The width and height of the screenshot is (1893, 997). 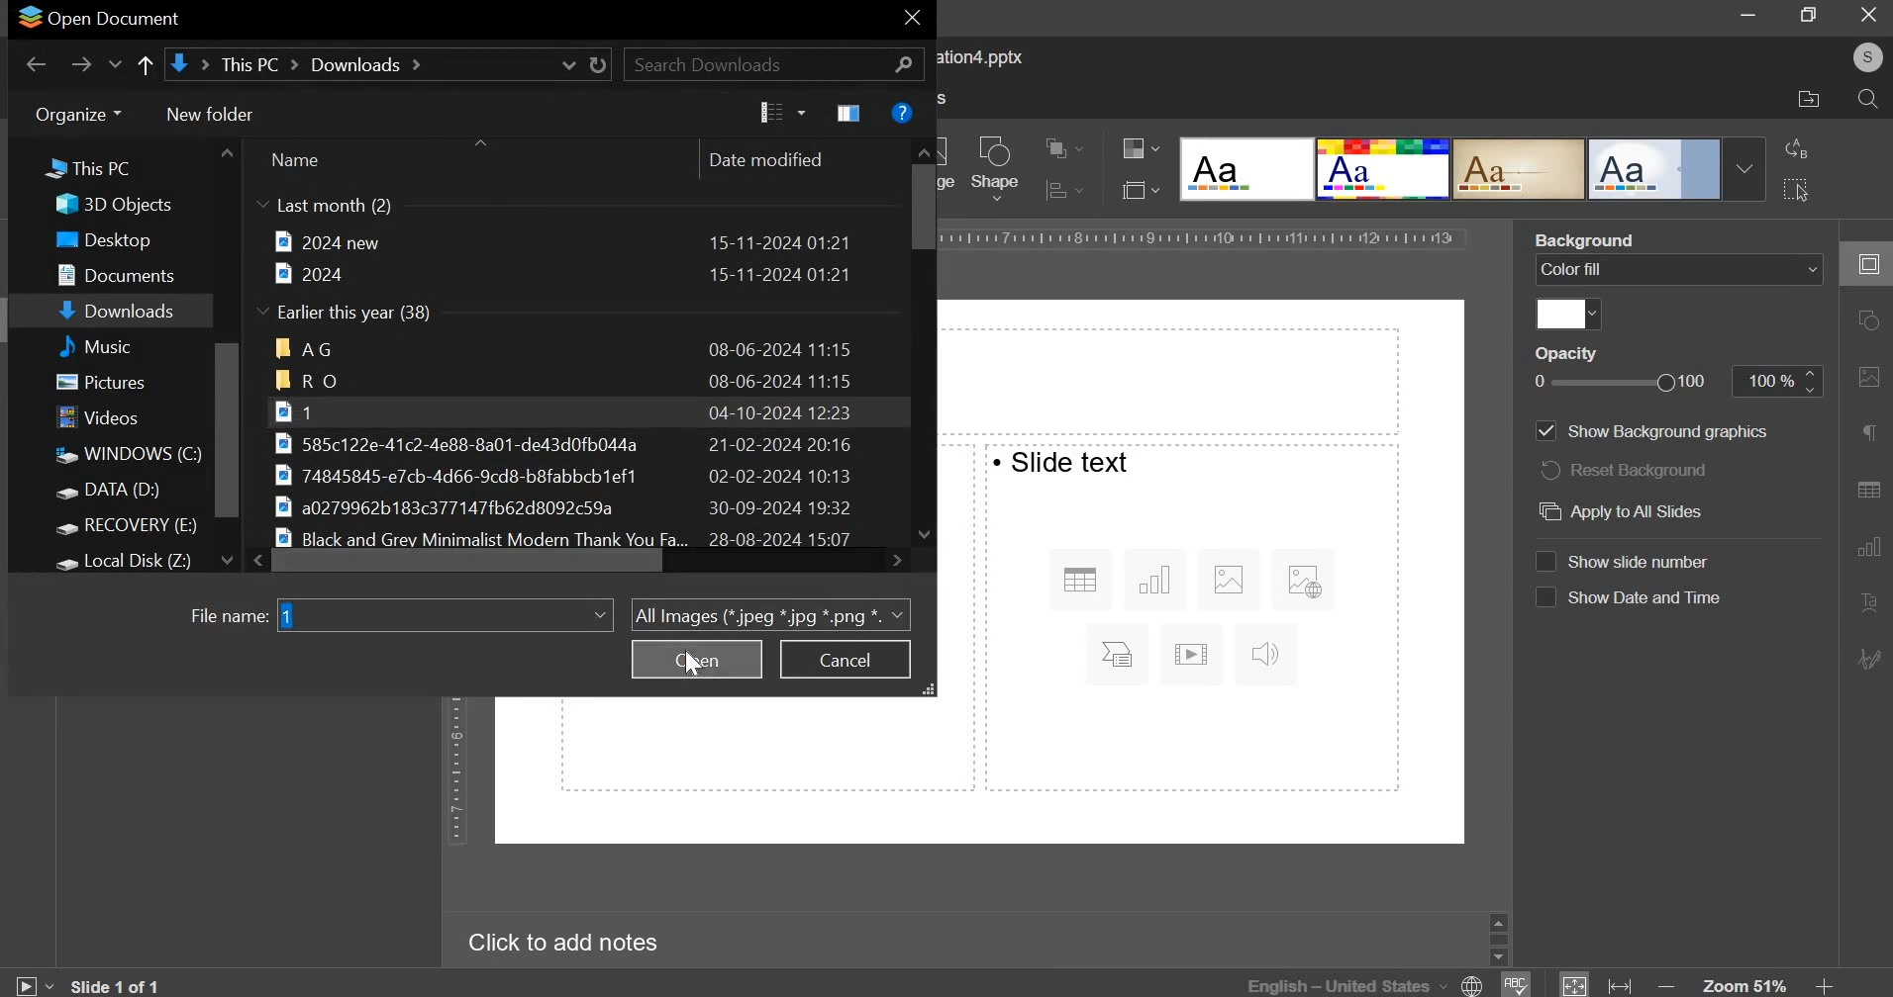 I want to click on Drop-down , so click(x=1744, y=169).